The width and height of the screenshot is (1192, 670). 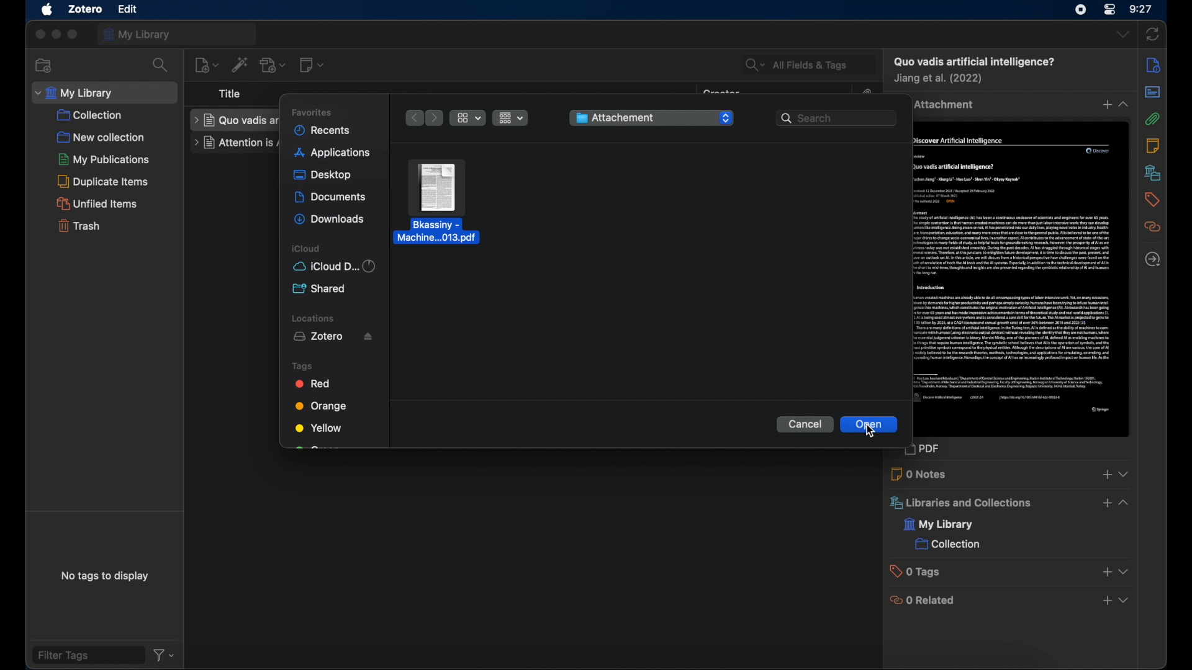 I want to click on yellow, so click(x=318, y=428).